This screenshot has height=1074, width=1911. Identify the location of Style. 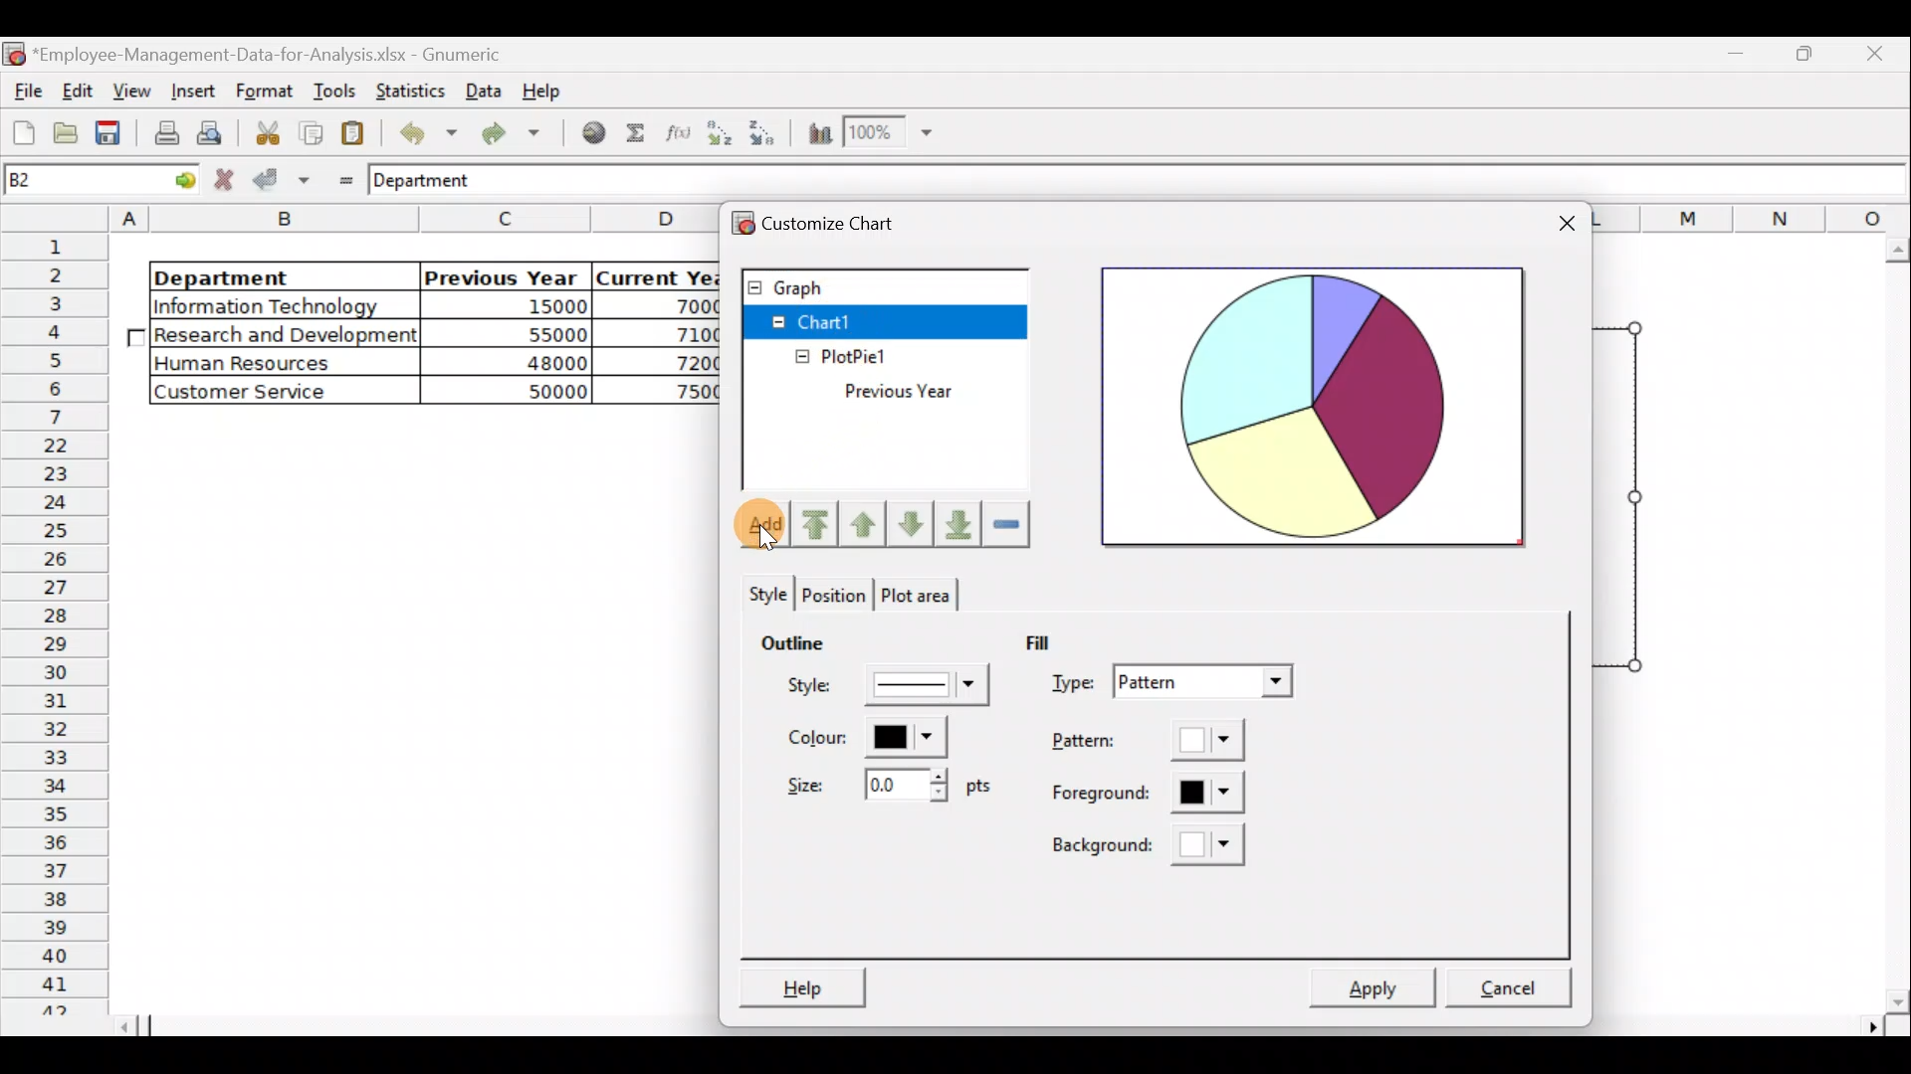
(758, 592).